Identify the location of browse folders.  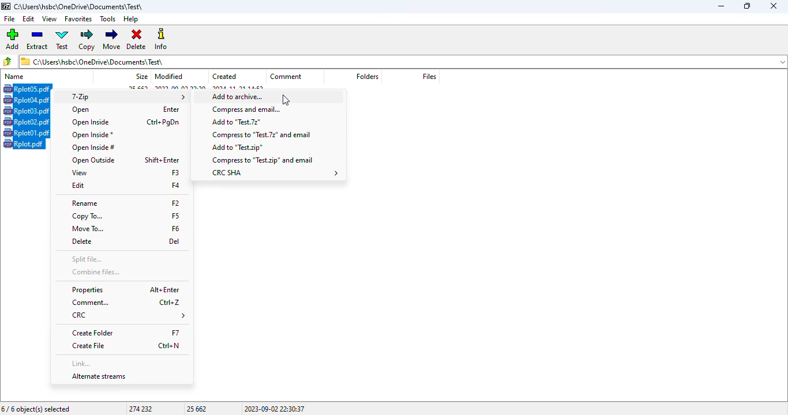
(9, 61).